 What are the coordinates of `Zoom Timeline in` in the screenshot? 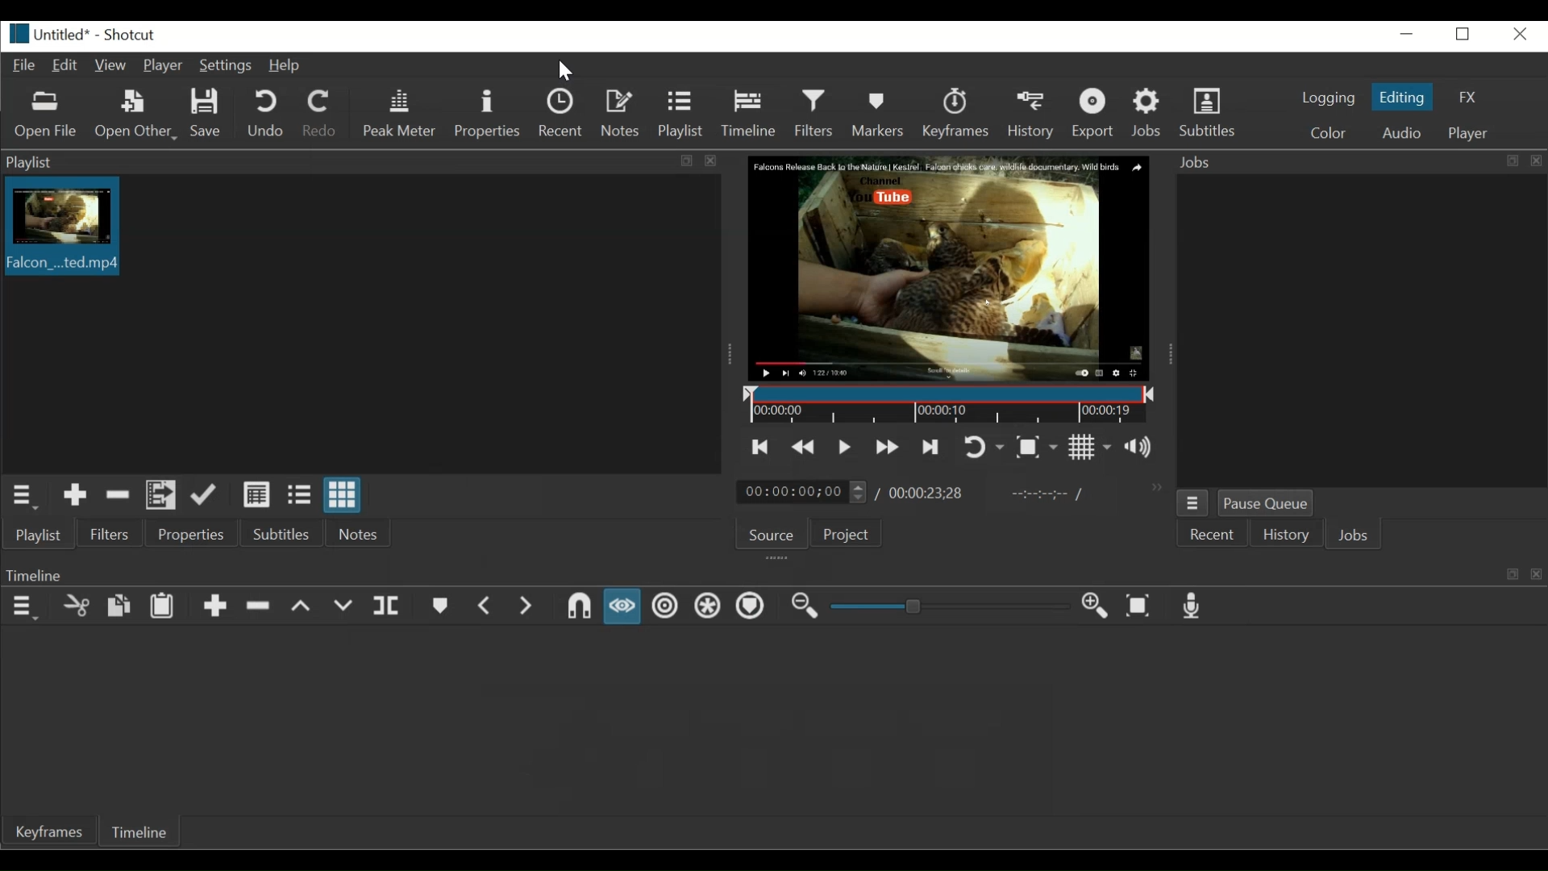 It's located at (1095, 606).